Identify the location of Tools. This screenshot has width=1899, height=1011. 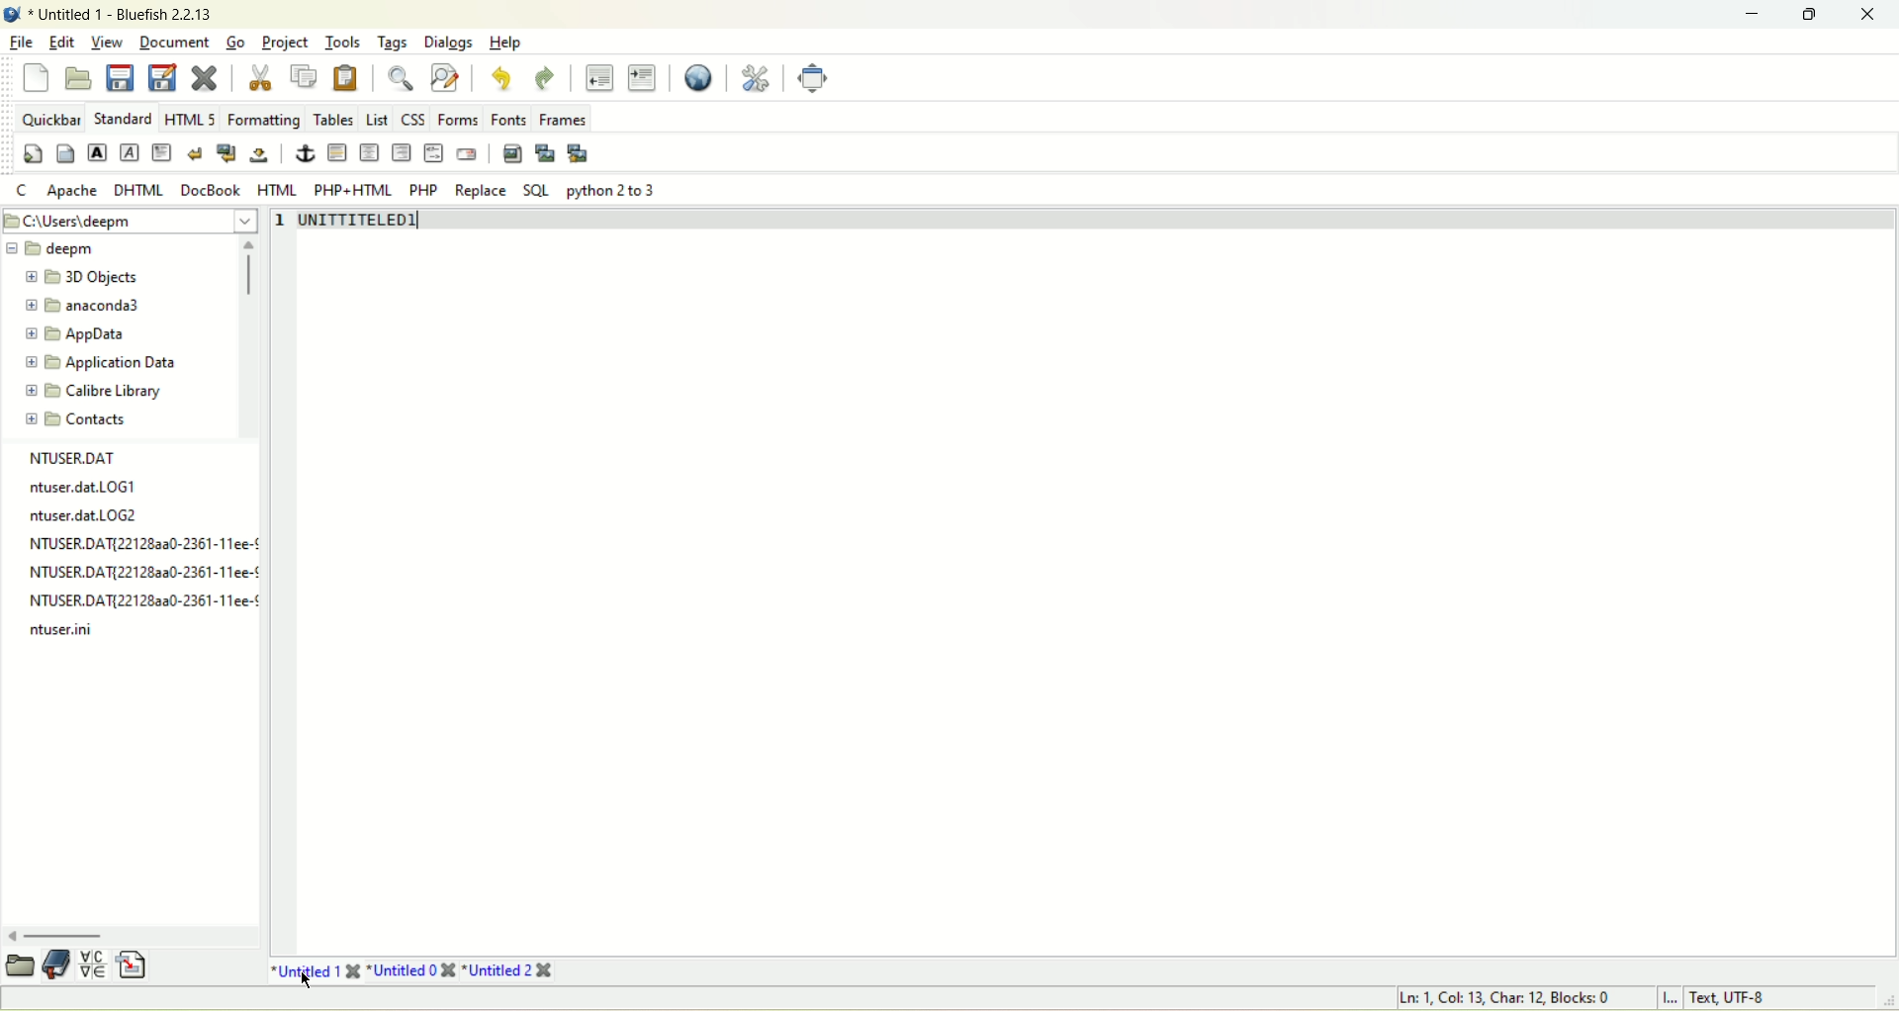
(340, 42).